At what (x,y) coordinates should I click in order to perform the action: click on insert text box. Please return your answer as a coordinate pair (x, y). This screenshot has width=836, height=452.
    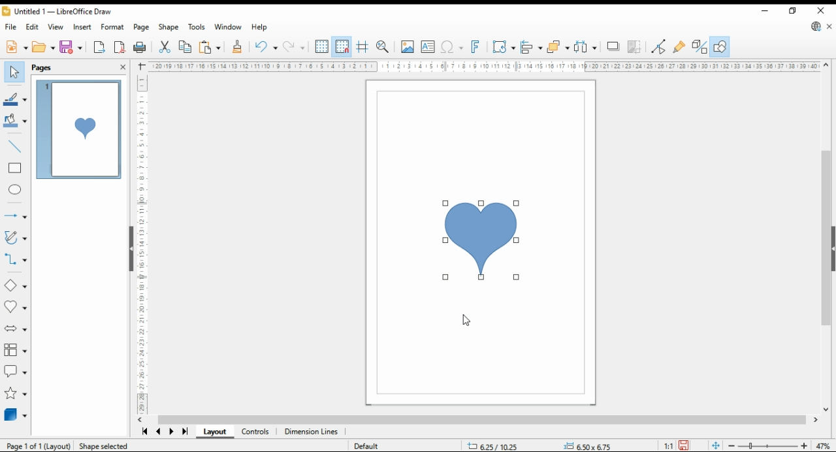
    Looking at the image, I should click on (428, 47).